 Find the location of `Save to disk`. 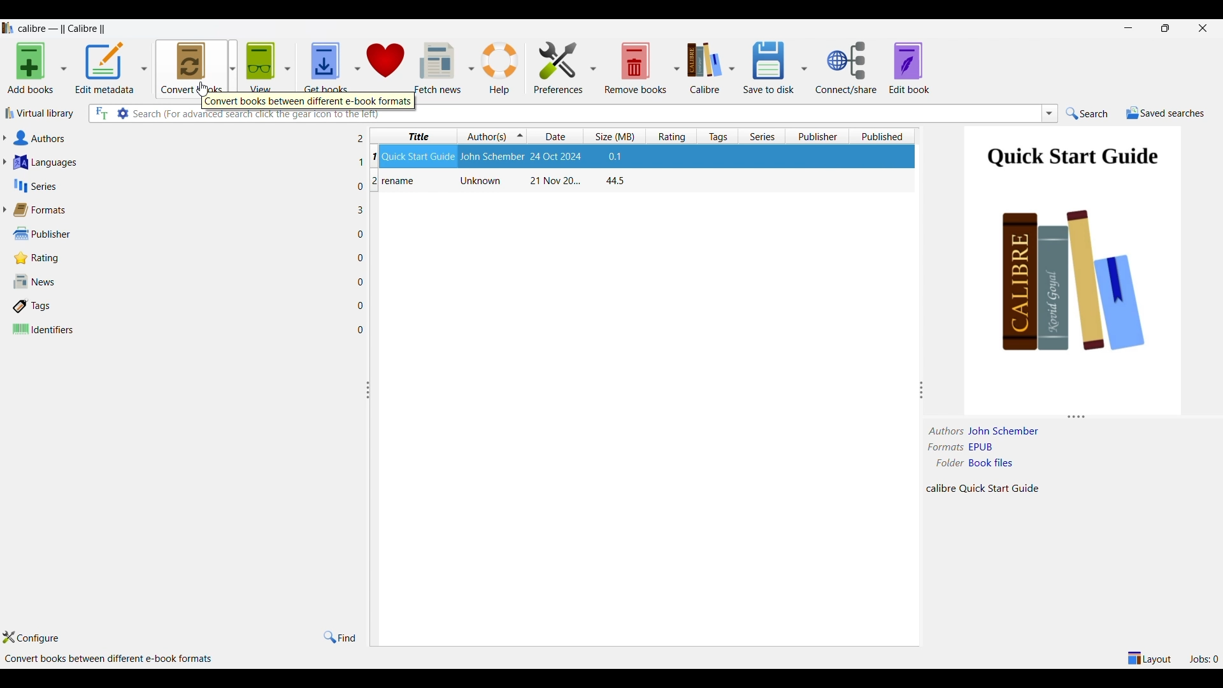

Save to disk is located at coordinates (769, 68).